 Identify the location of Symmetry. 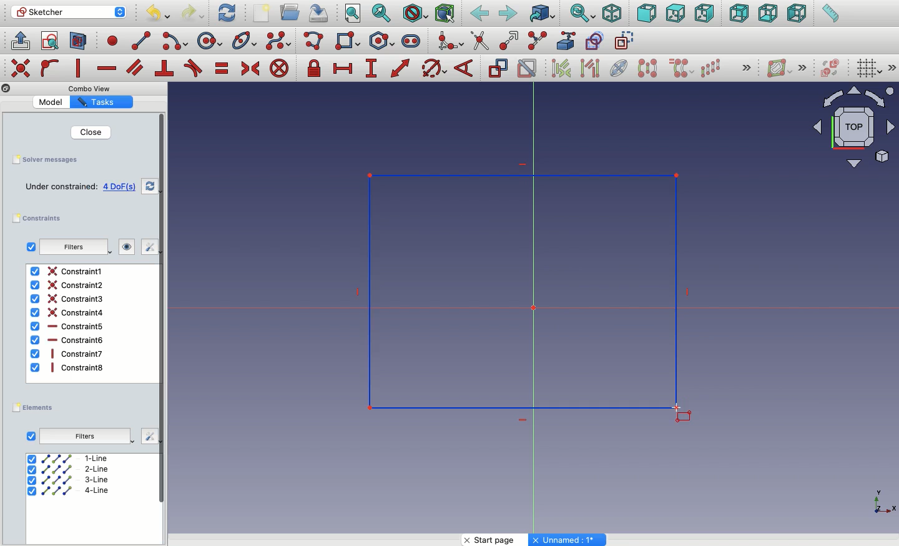
(647, 68).